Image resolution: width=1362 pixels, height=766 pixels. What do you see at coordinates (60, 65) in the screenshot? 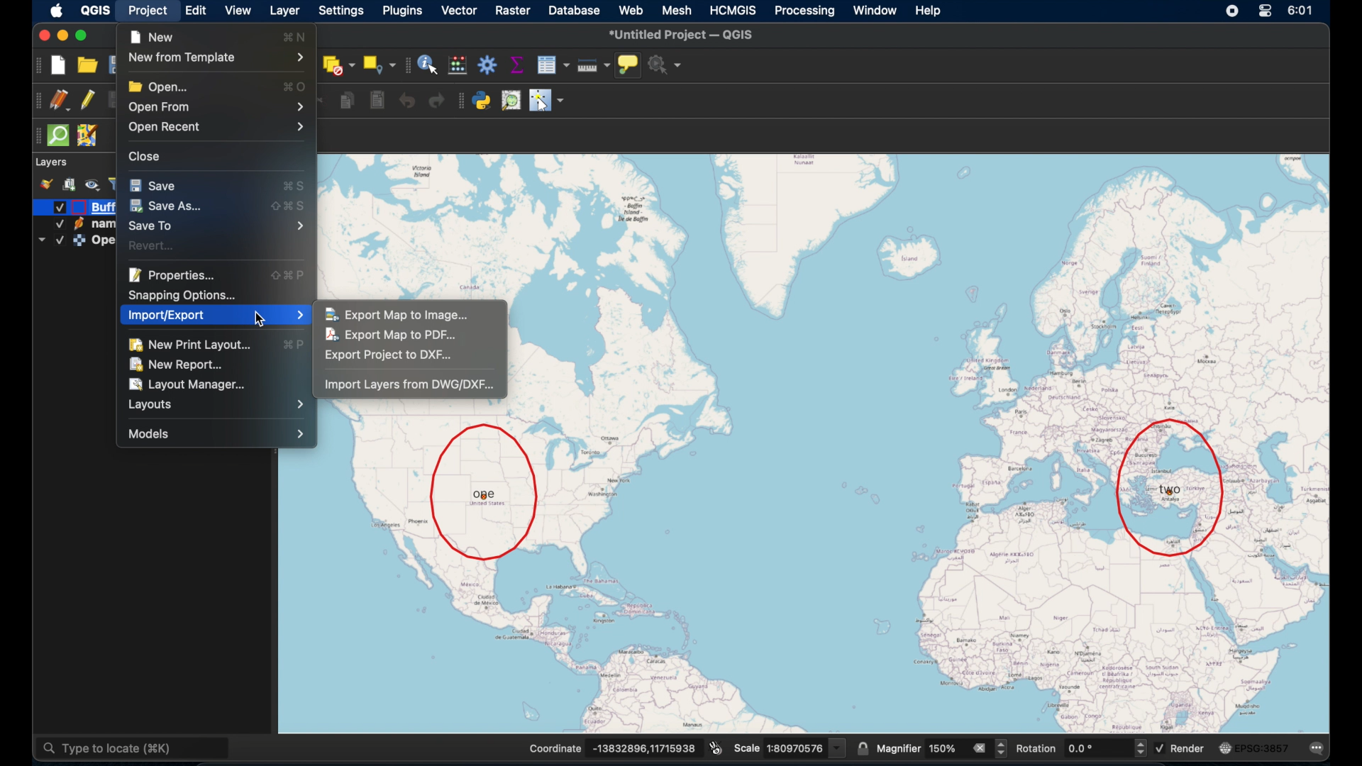
I see `new project` at bounding box center [60, 65].